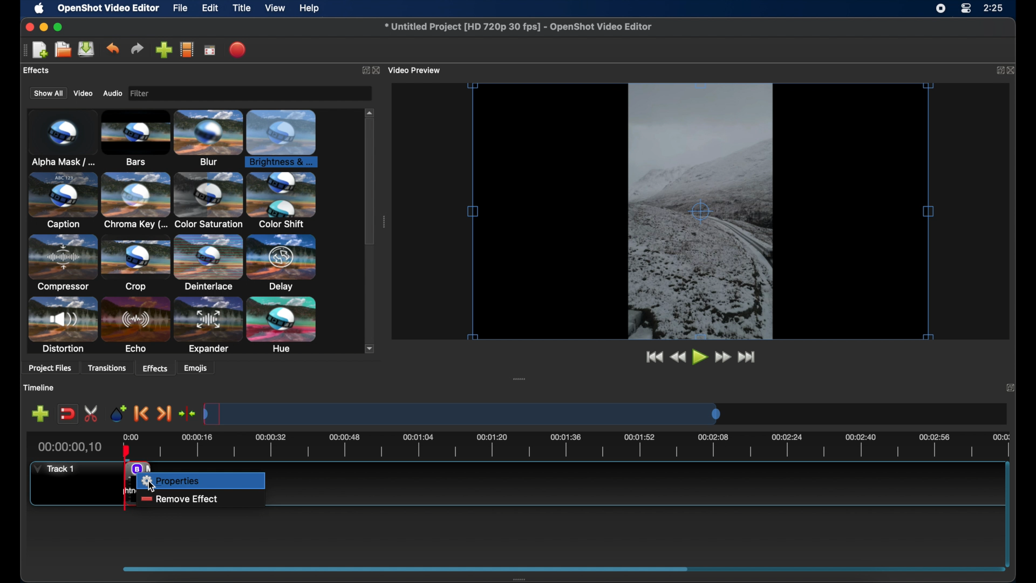  What do you see at coordinates (370, 184) in the screenshot?
I see `scroll box` at bounding box center [370, 184].